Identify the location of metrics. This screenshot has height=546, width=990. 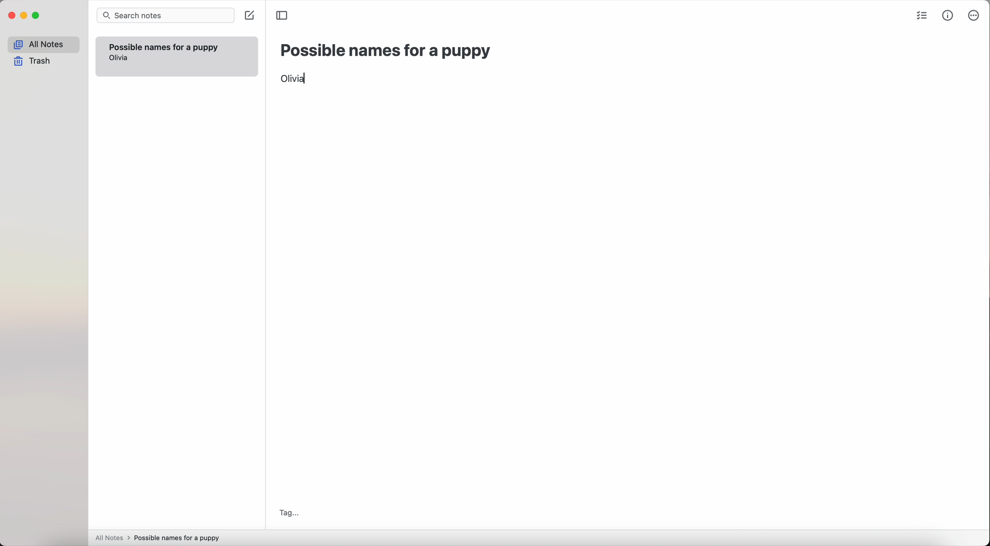
(948, 15).